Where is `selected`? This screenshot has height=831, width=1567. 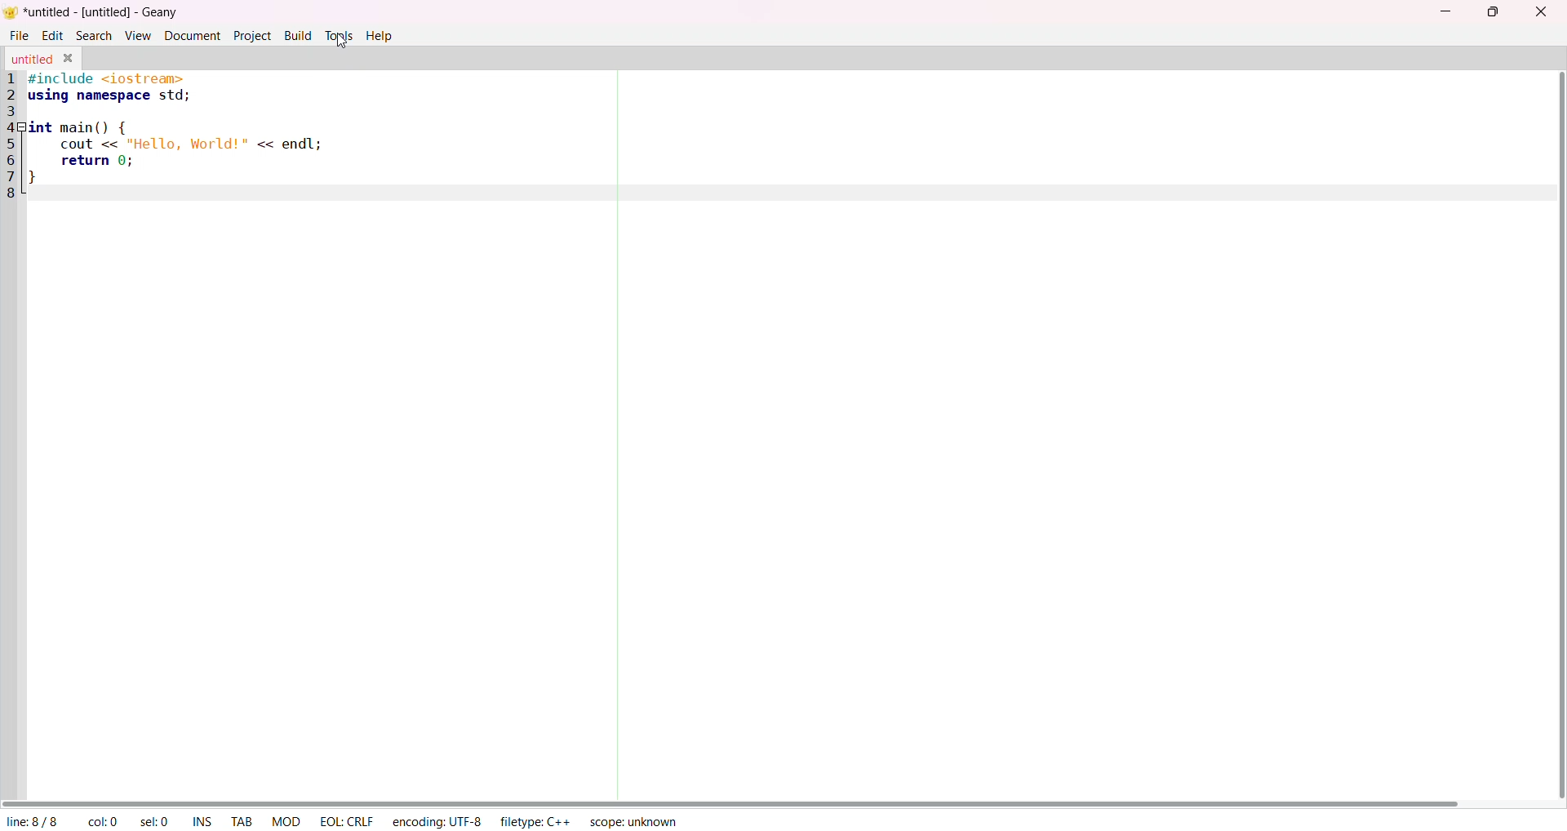 selected is located at coordinates (158, 821).